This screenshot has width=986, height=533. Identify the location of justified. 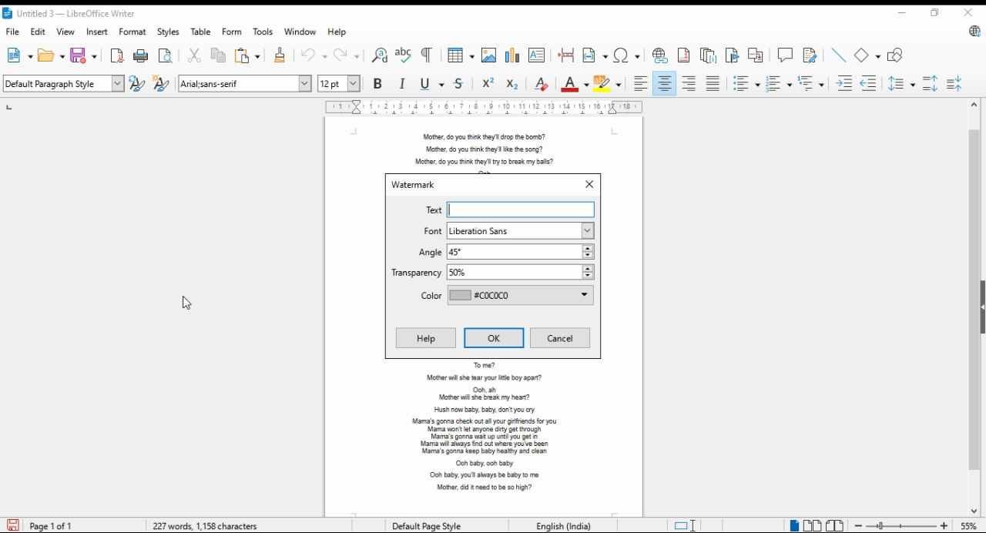
(714, 83).